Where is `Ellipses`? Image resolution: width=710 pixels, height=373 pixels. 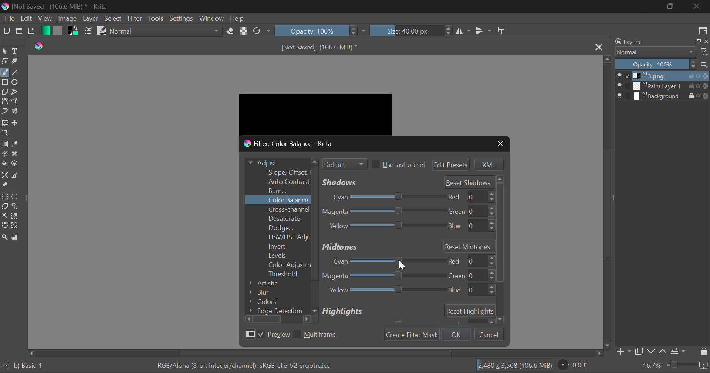 Ellipses is located at coordinates (16, 83).